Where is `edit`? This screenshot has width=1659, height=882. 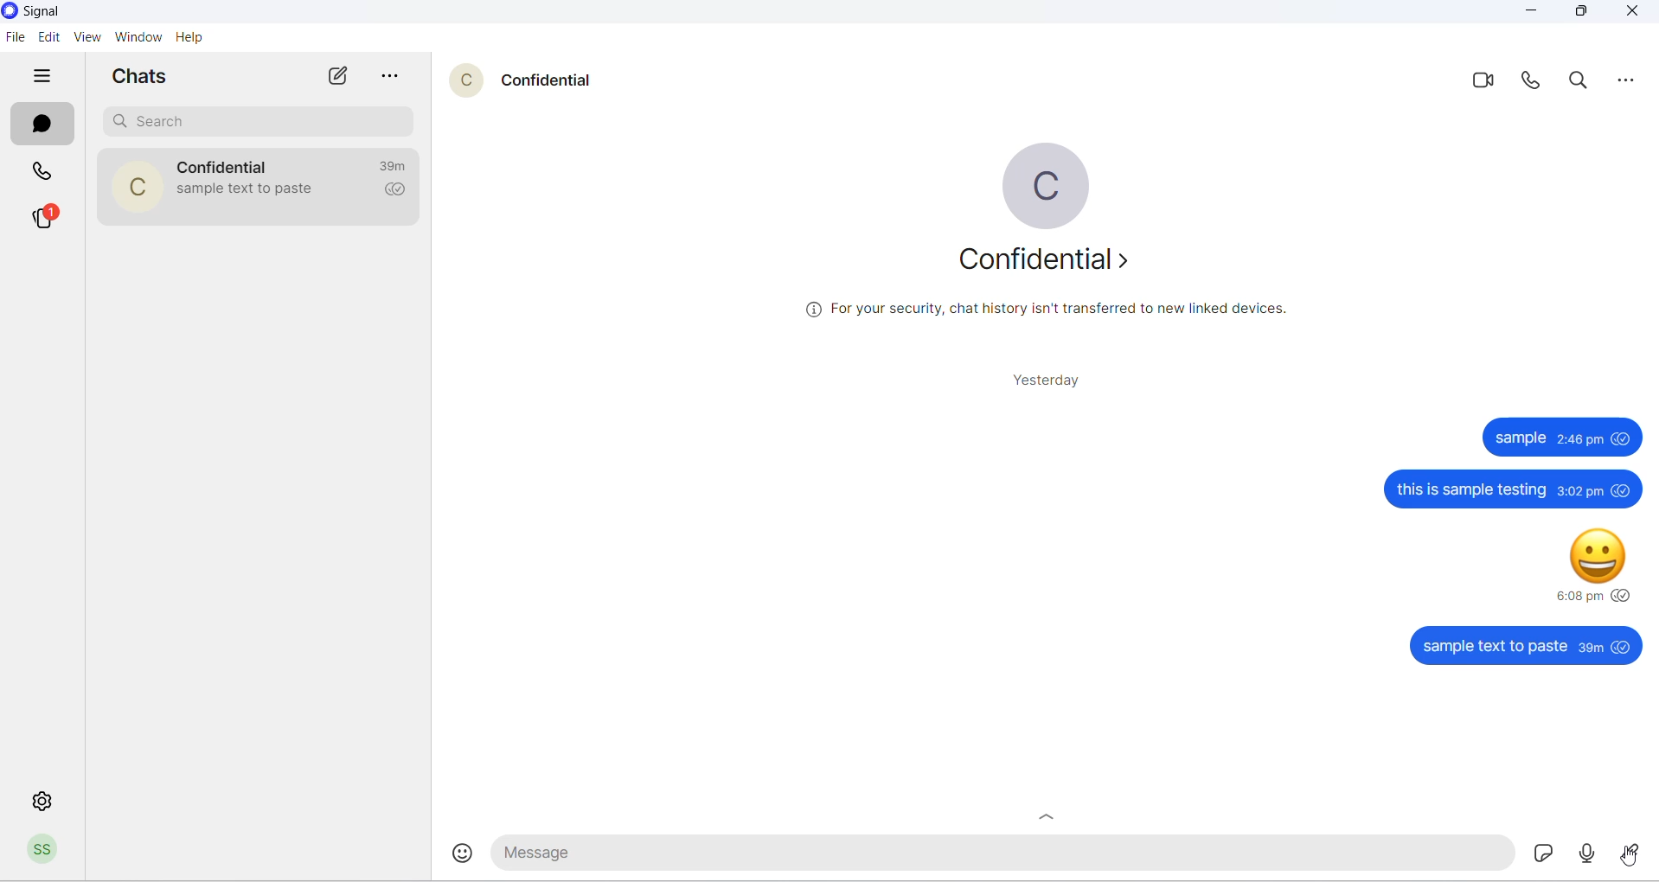
edit is located at coordinates (46, 36).